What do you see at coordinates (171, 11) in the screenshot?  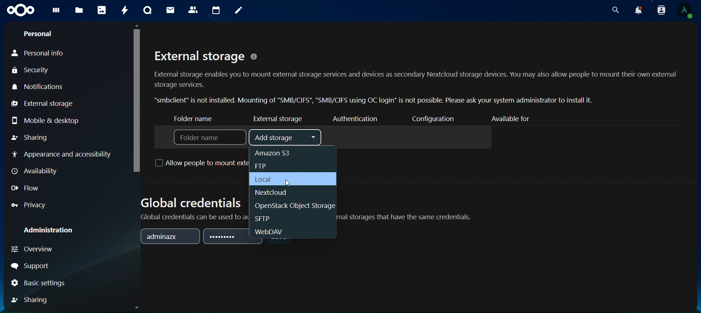 I see `mail` at bounding box center [171, 11].